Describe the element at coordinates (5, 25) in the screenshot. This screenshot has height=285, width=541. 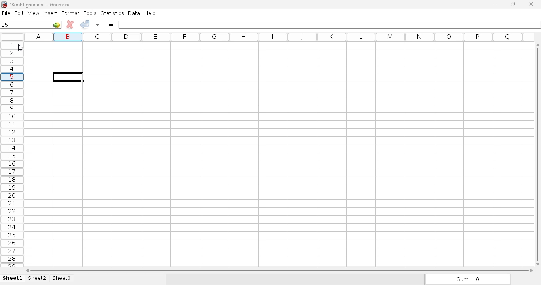
I see `B5` at that location.